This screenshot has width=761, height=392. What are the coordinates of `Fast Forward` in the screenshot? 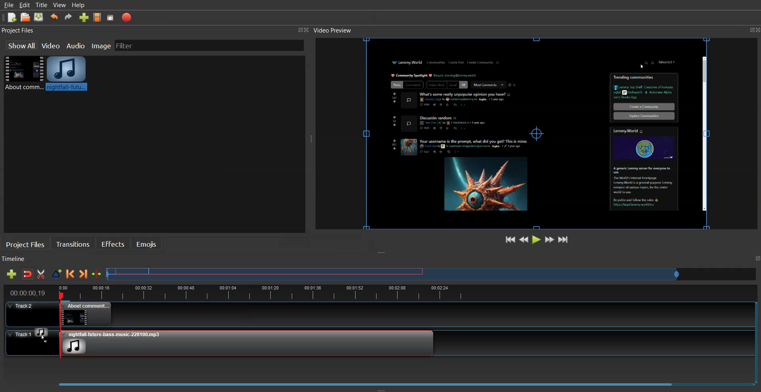 It's located at (550, 239).